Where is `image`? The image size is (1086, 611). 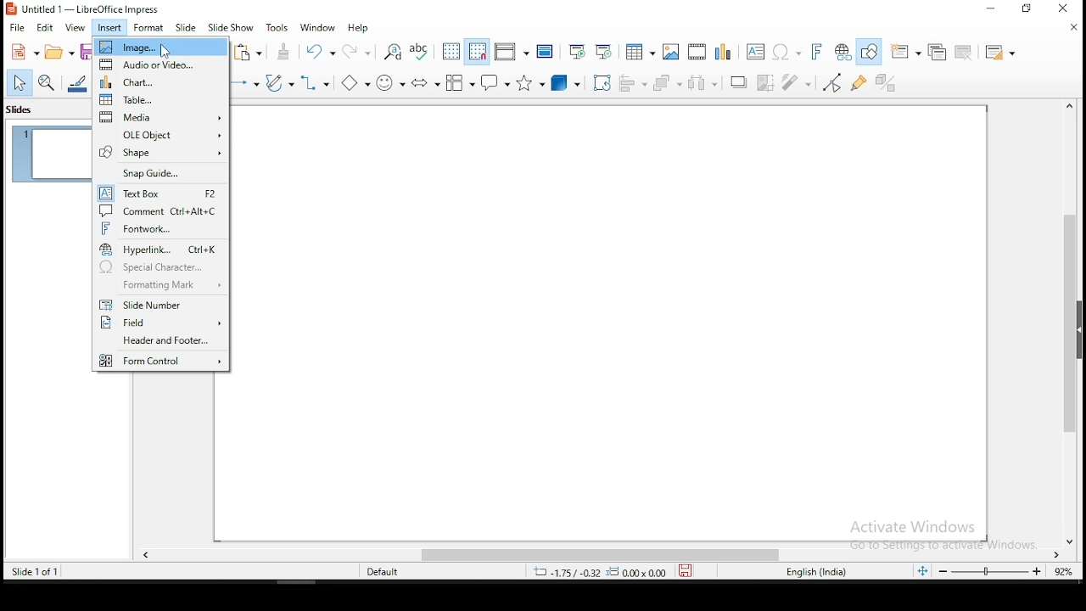 image is located at coordinates (669, 52).